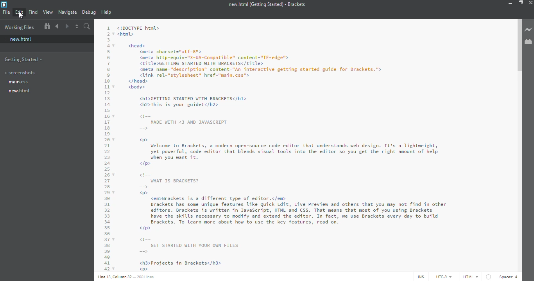  What do you see at coordinates (33, 12) in the screenshot?
I see `find` at bounding box center [33, 12].